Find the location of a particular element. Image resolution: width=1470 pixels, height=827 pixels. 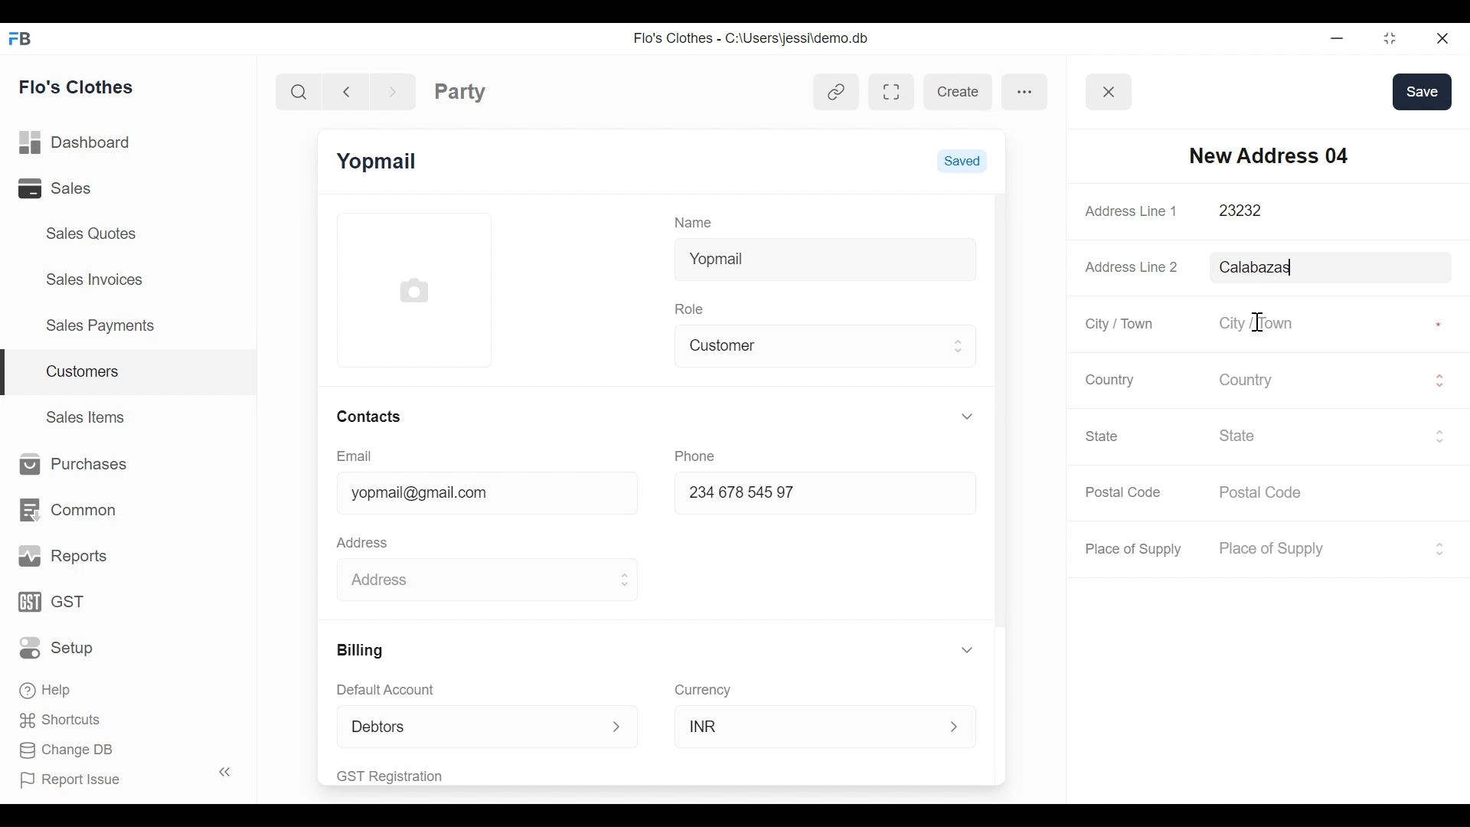

Change DB is located at coordinates (67, 752).